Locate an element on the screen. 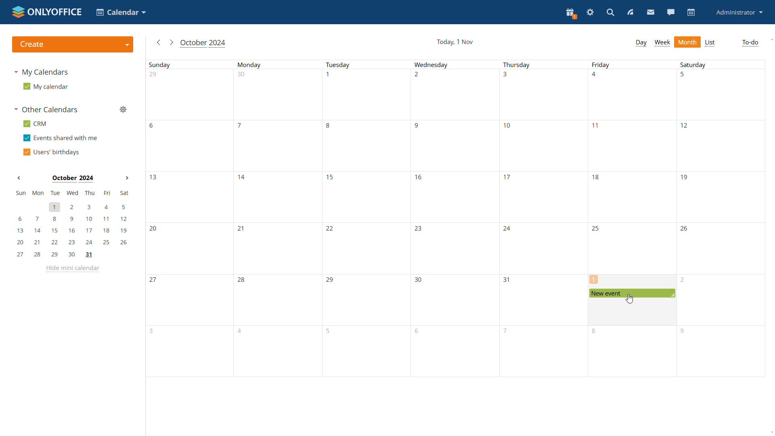  go to previous month is located at coordinates (159, 44).